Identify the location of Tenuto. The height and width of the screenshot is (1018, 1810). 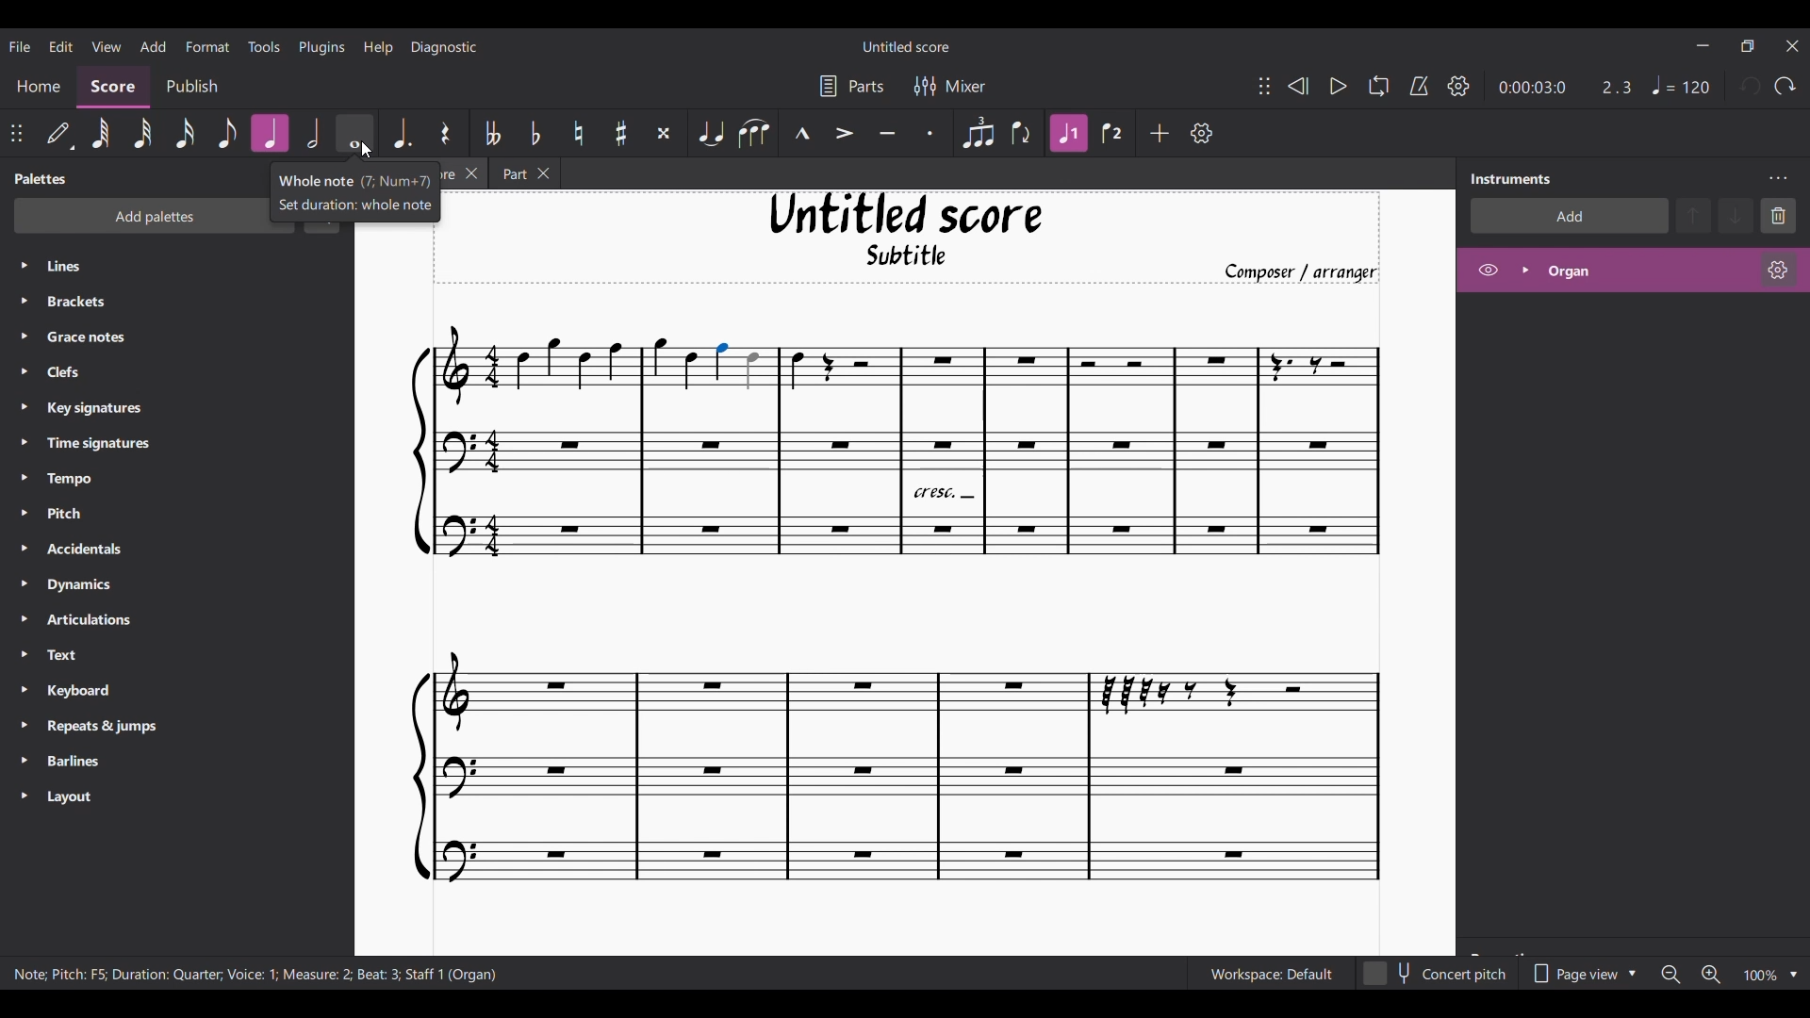
(886, 134).